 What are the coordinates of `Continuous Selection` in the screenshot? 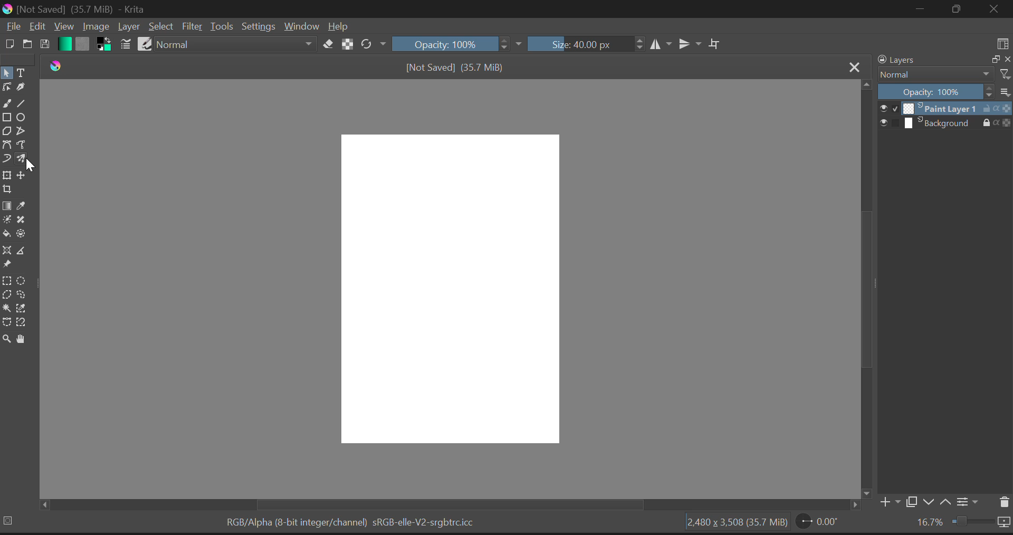 It's located at (7, 309).